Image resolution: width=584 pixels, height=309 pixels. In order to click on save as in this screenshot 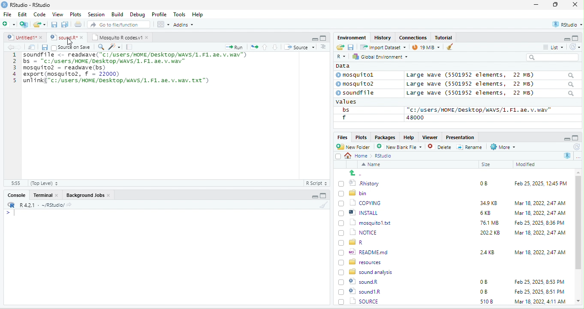, I will do `click(66, 25)`.